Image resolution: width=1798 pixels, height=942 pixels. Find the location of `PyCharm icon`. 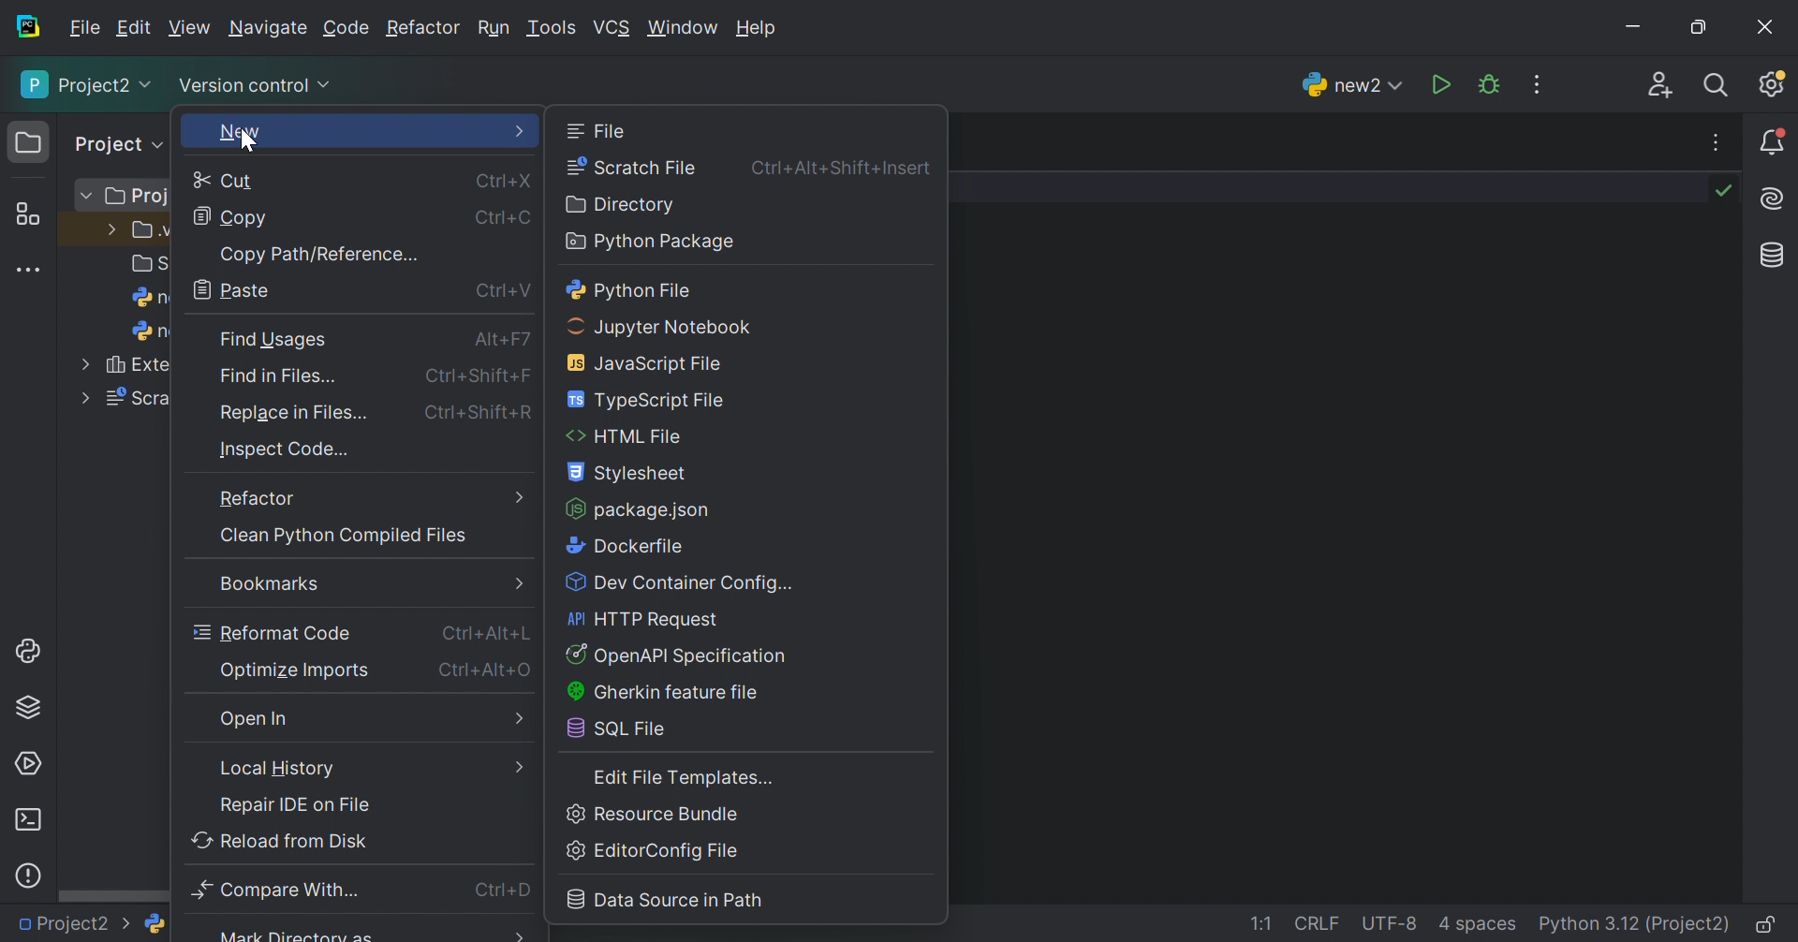

PyCharm icon is located at coordinates (24, 27).